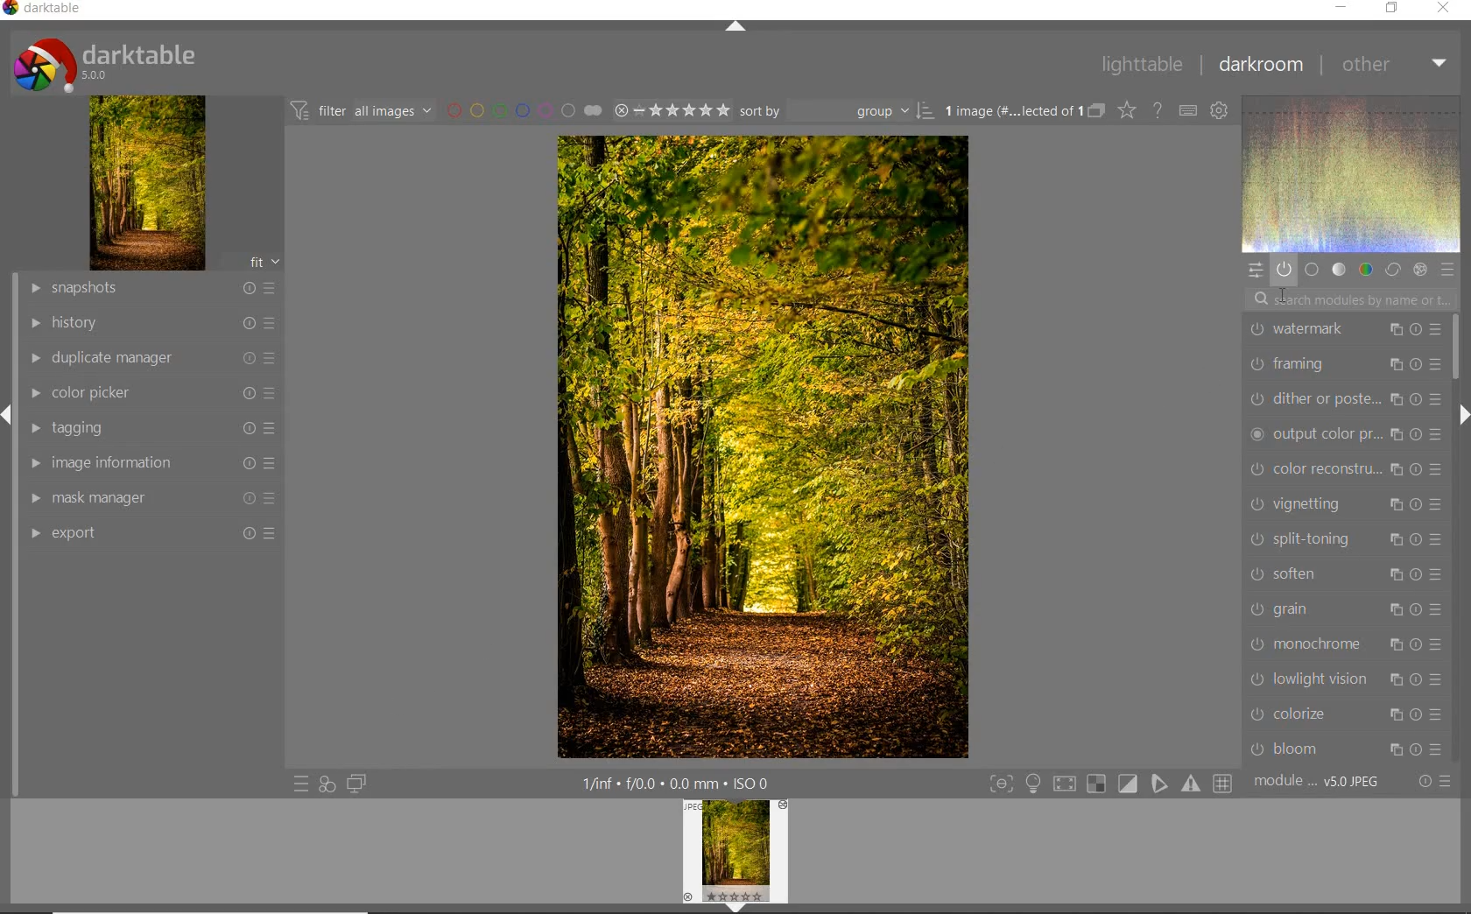 The image size is (1471, 914). What do you see at coordinates (1342, 576) in the screenshot?
I see `soften` at bounding box center [1342, 576].